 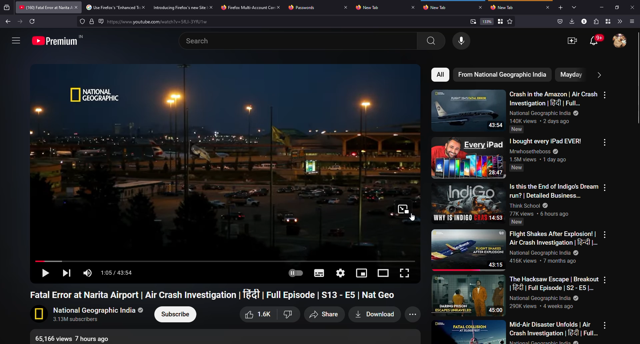 I want to click on more, so click(x=604, y=234).